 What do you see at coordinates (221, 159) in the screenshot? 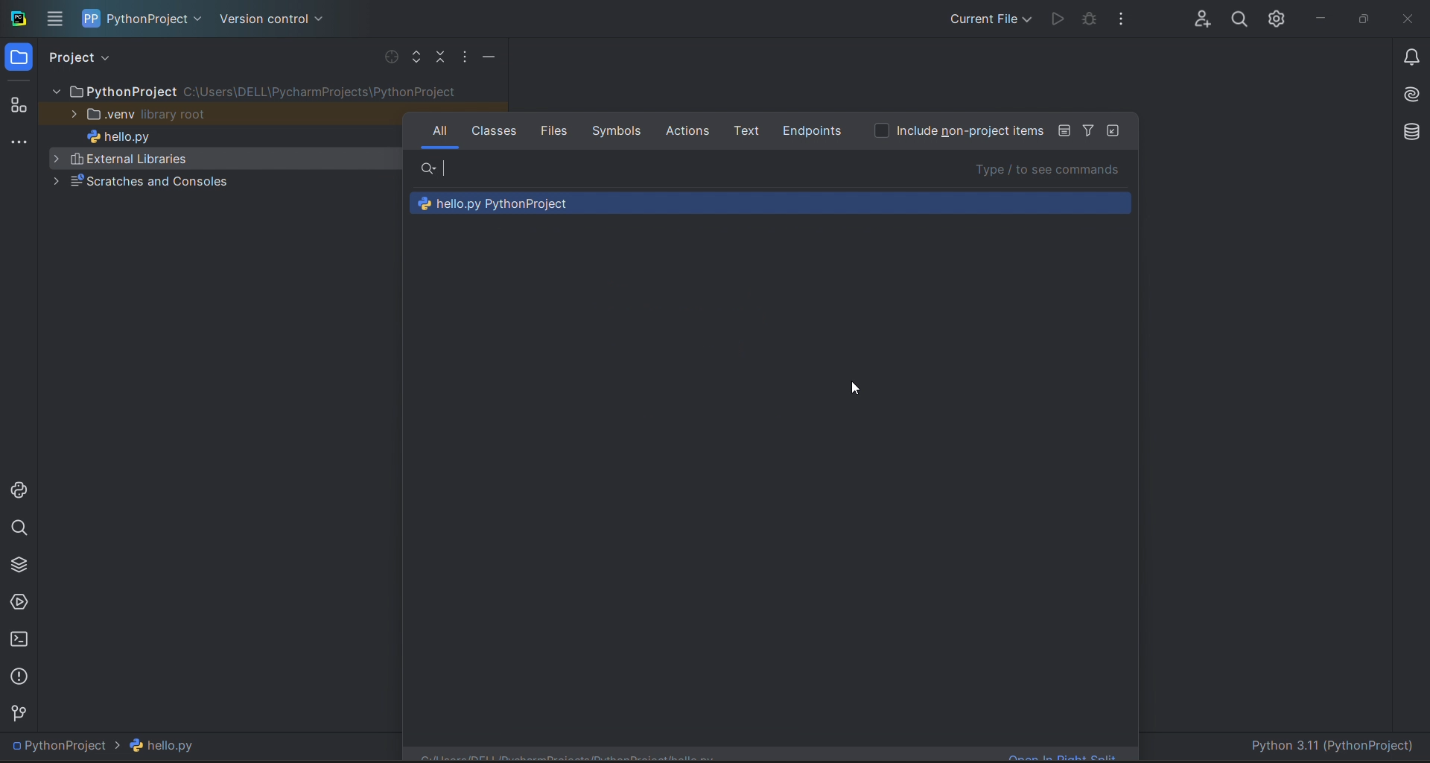
I see `External libraries` at bounding box center [221, 159].